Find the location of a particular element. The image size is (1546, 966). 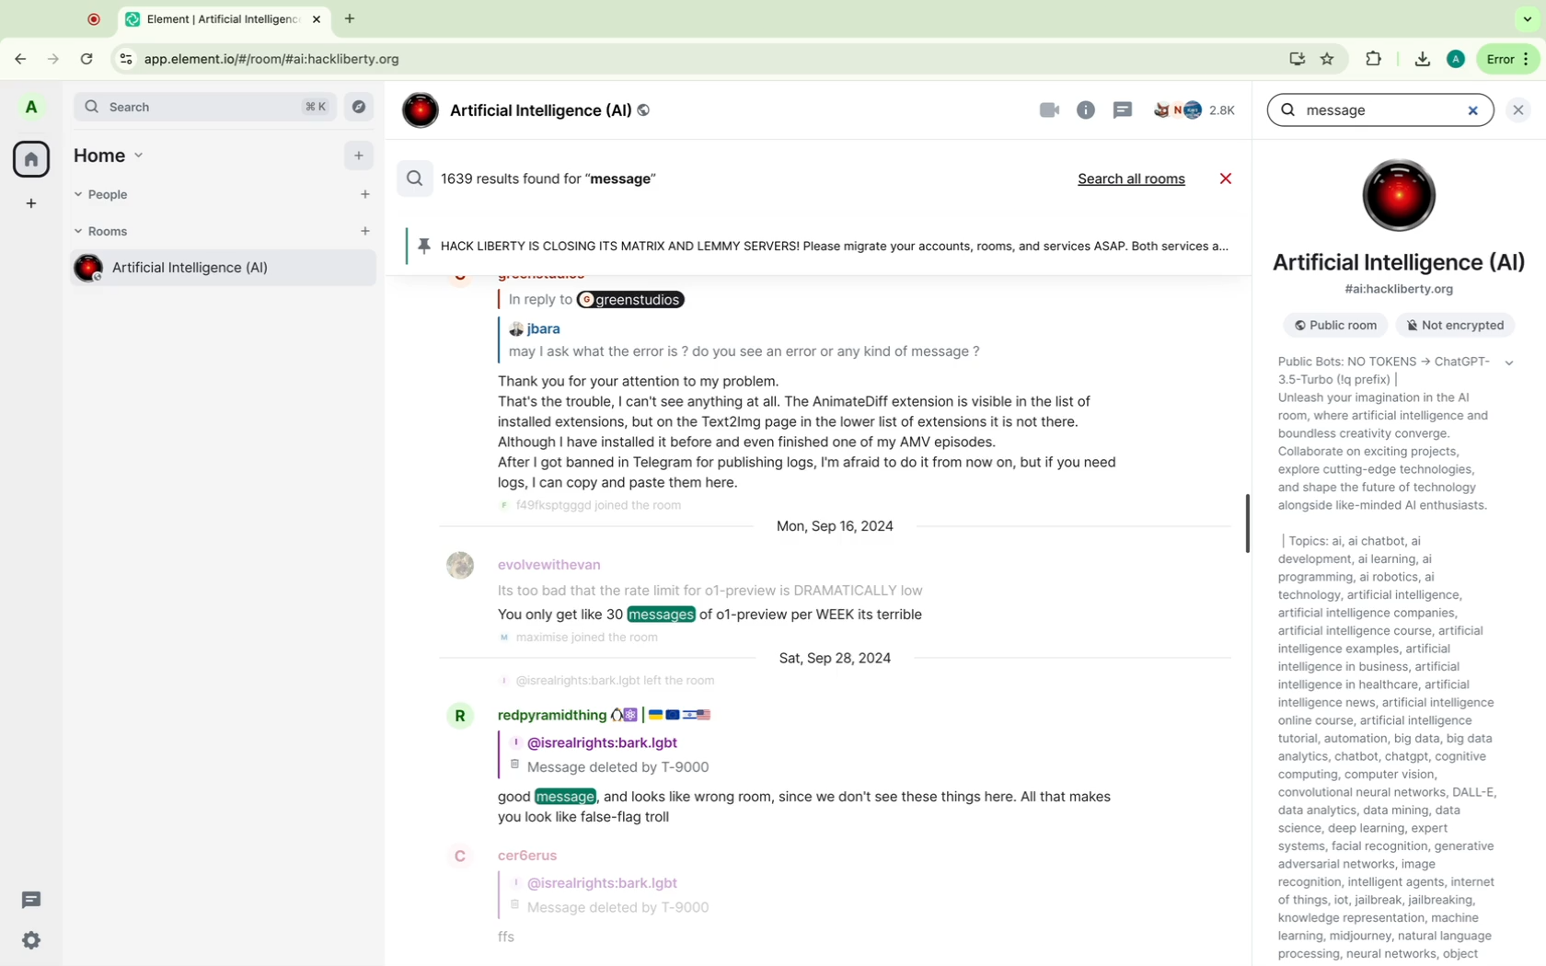

reply is located at coordinates (612, 771).